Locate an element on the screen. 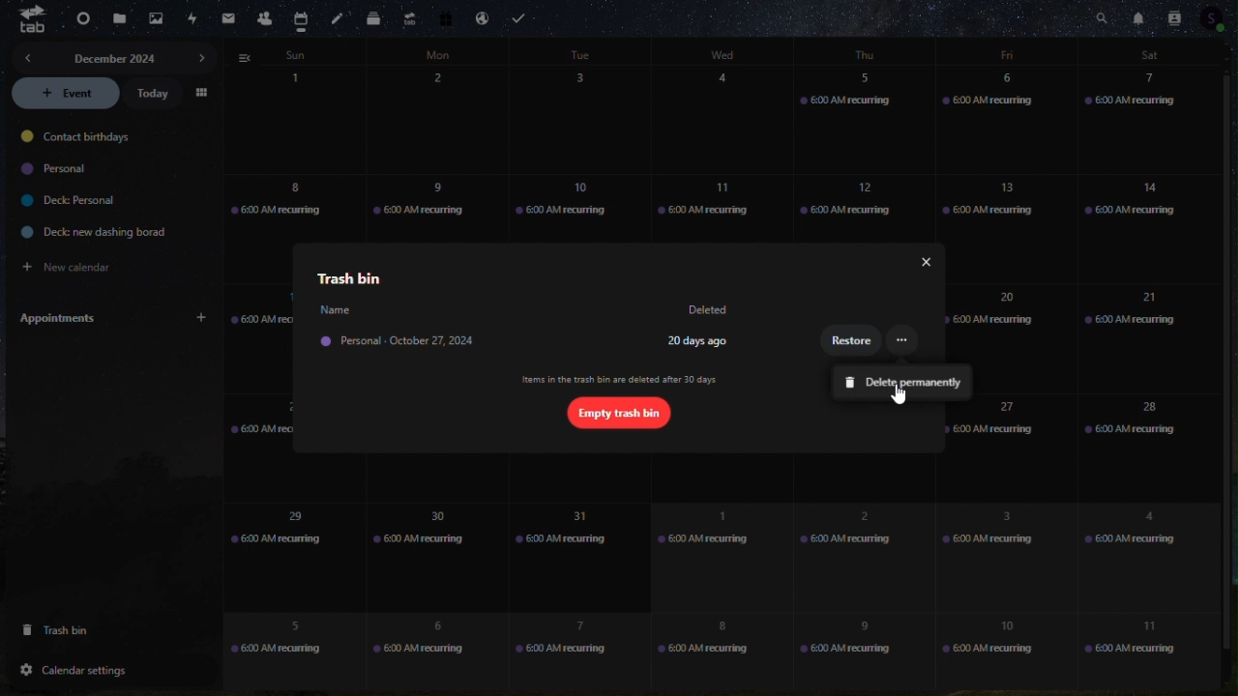 This screenshot has height=696, width=1238. Delete permanently is located at coordinates (901, 380).